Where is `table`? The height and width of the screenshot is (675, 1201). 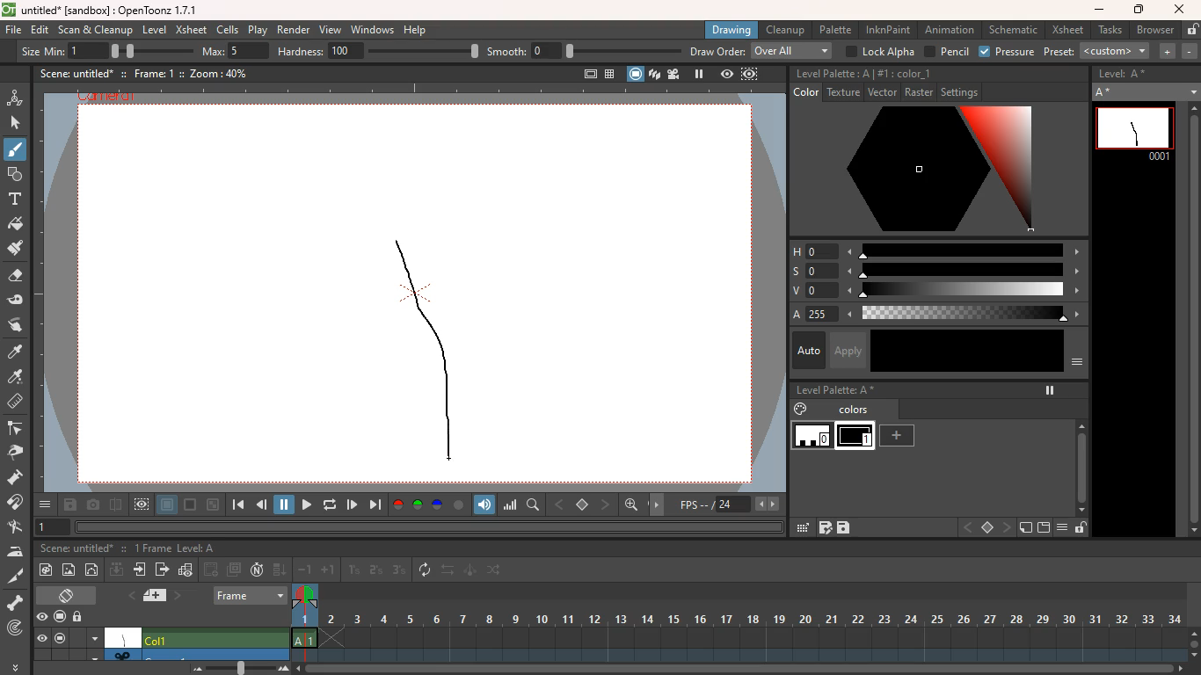 table is located at coordinates (608, 73).